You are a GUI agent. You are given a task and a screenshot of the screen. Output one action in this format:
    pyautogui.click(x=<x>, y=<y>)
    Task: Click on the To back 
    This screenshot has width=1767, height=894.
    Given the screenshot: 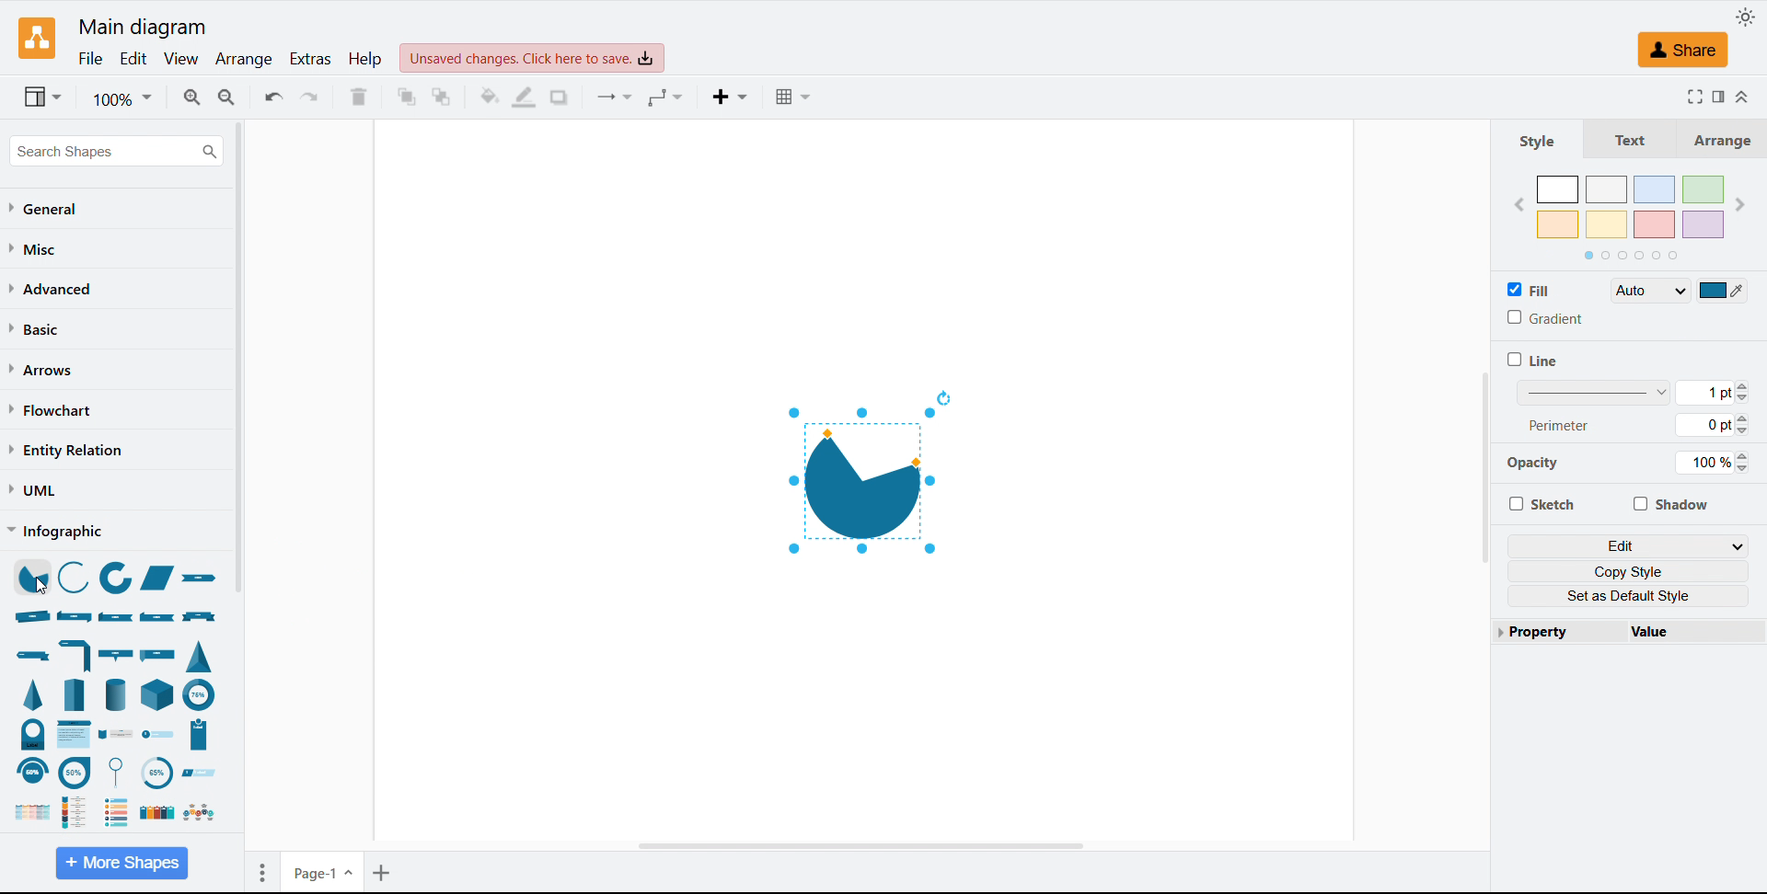 What is the action you would take?
    pyautogui.click(x=442, y=96)
    